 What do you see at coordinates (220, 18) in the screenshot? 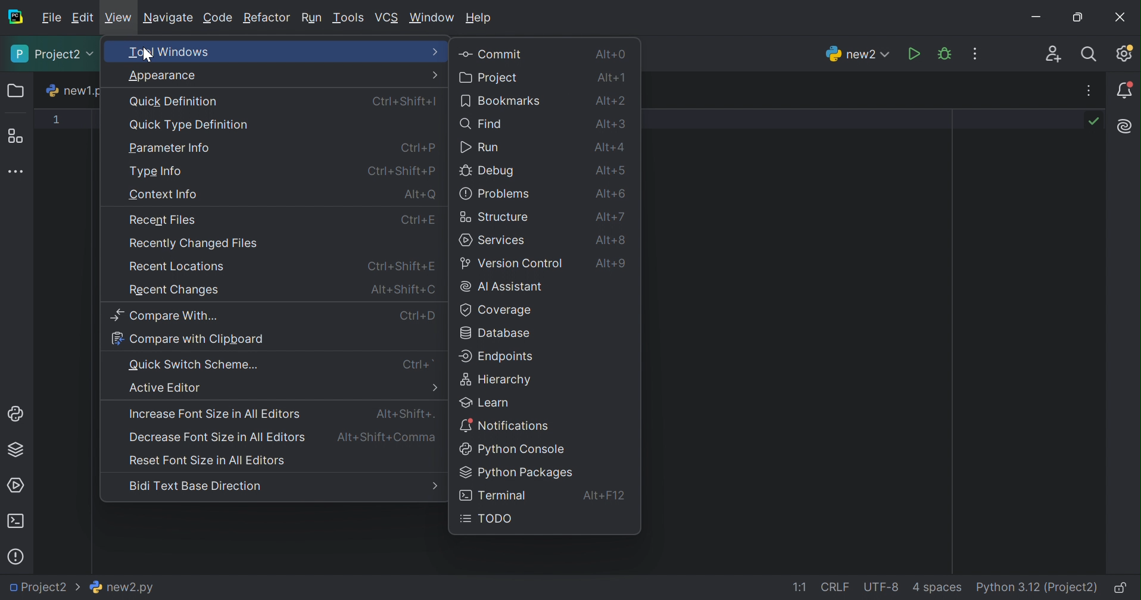
I see `` at bounding box center [220, 18].